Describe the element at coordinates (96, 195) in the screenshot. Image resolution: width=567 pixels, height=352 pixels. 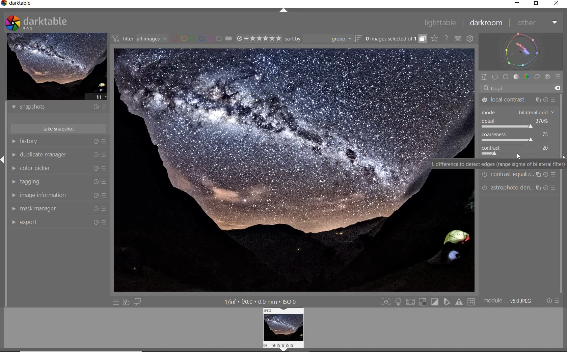
I see `Reset` at that location.